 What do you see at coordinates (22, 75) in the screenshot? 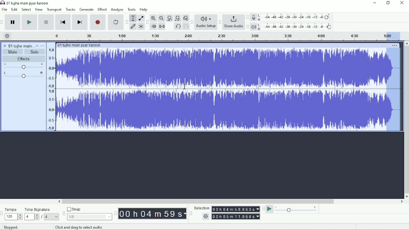
I see `Pan` at bounding box center [22, 75].